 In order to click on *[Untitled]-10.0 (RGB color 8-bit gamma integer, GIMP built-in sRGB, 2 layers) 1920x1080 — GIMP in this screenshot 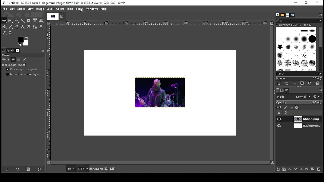, I will do `click(64, 3)`.